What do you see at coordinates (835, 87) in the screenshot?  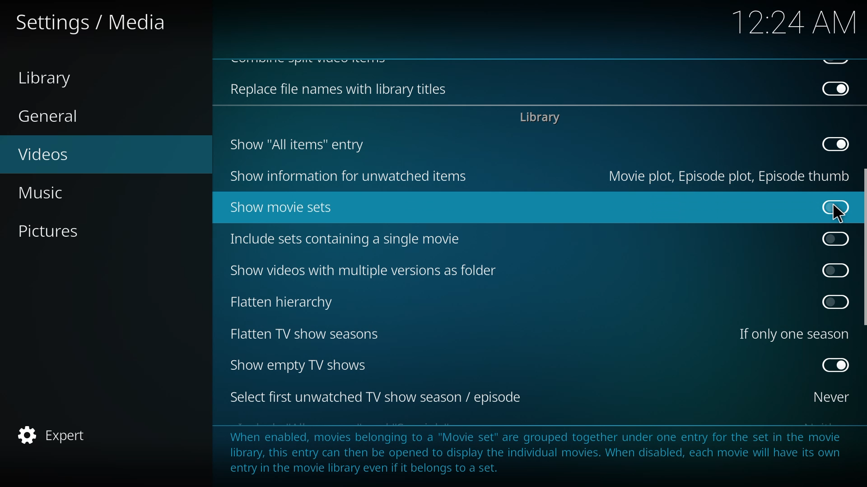 I see `disabled` at bounding box center [835, 87].